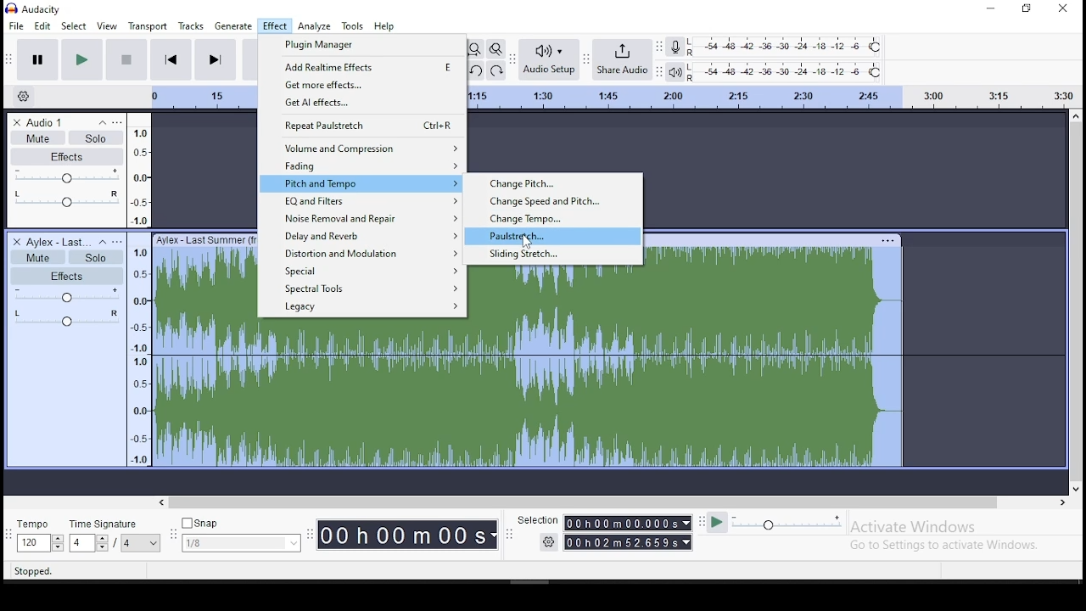 The width and height of the screenshot is (1086, 611). I want to click on effects, so click(70, 157).